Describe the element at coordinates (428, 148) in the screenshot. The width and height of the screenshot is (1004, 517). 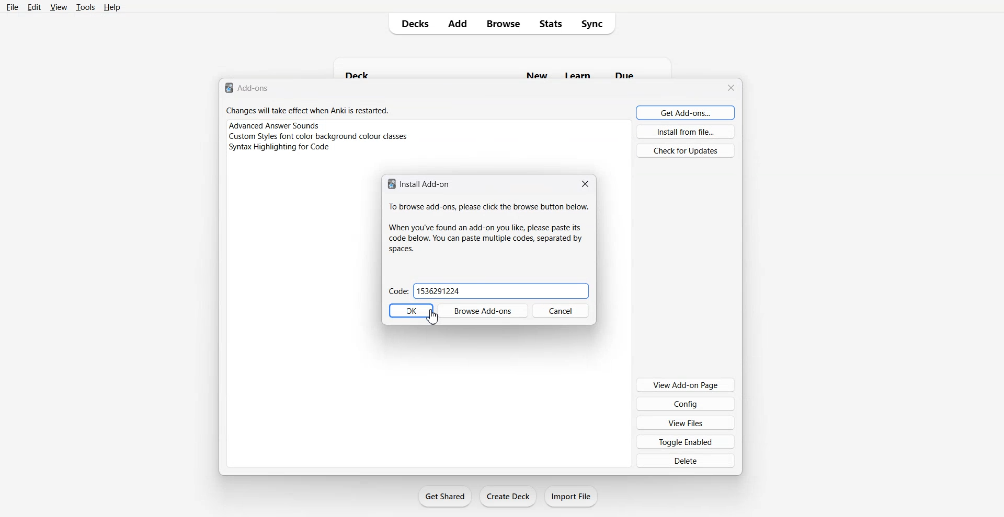
I see `Plugins` at that location.